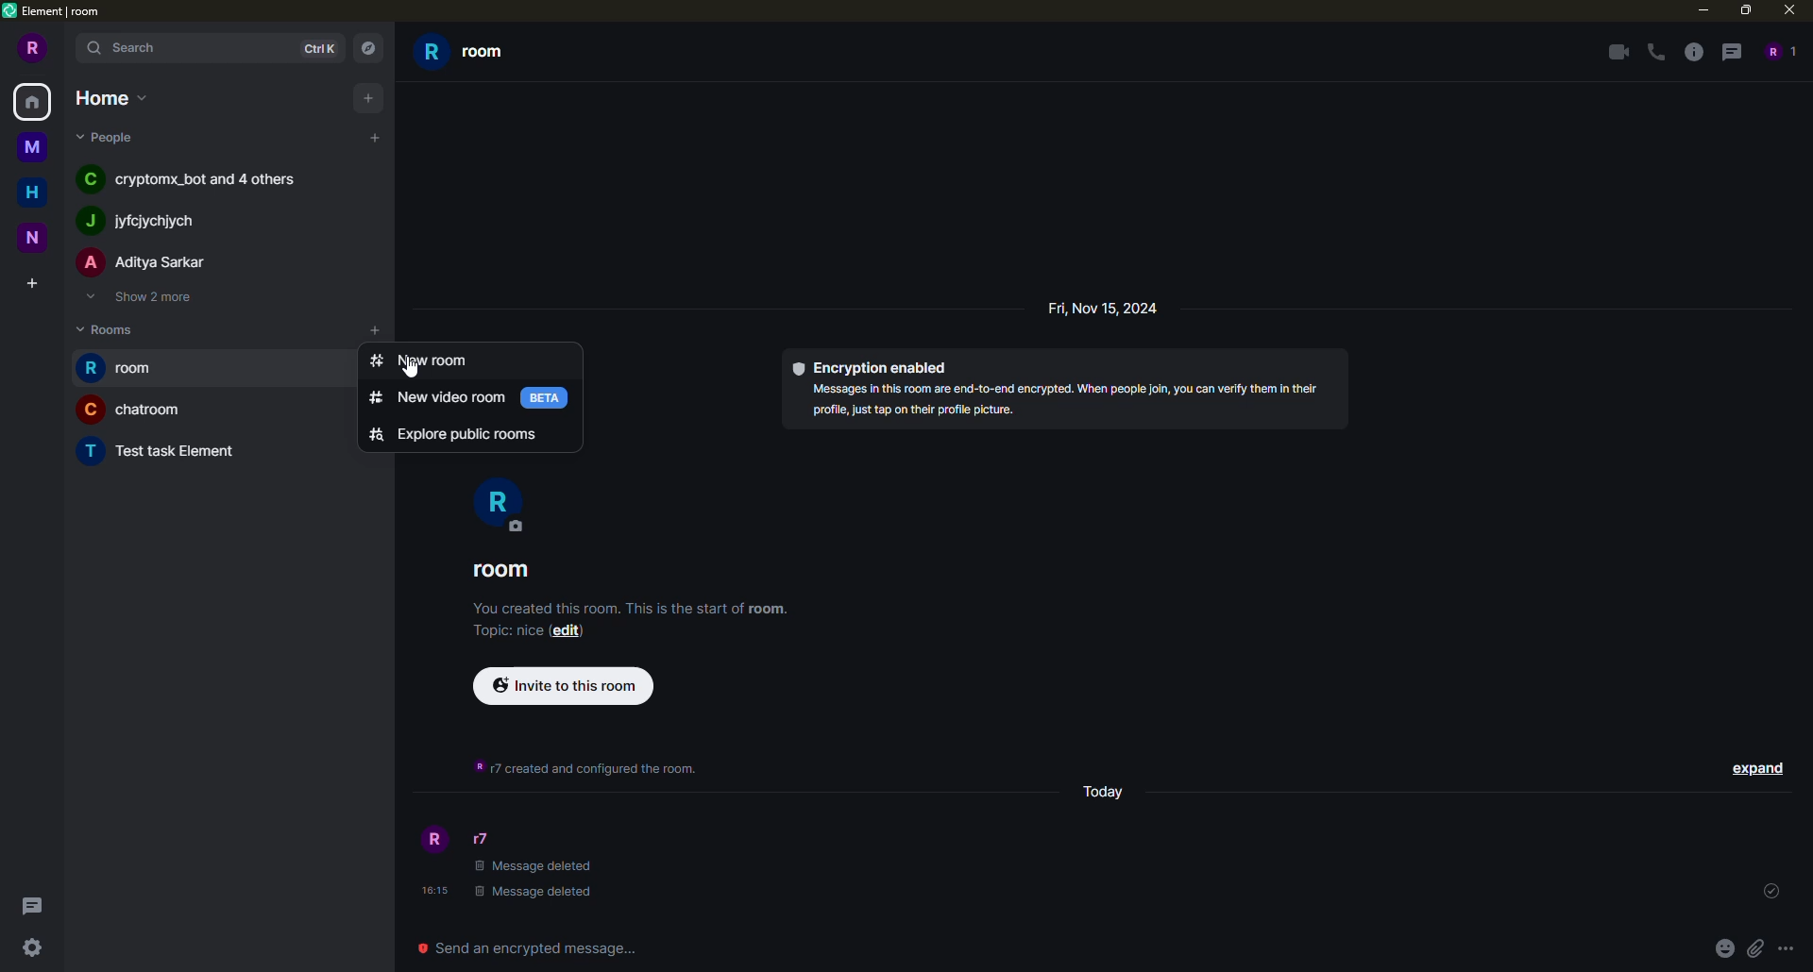  What do you see at coordinates (1790, 950) in the screenshot?
I see `more` at bounding box center [1790, 950].